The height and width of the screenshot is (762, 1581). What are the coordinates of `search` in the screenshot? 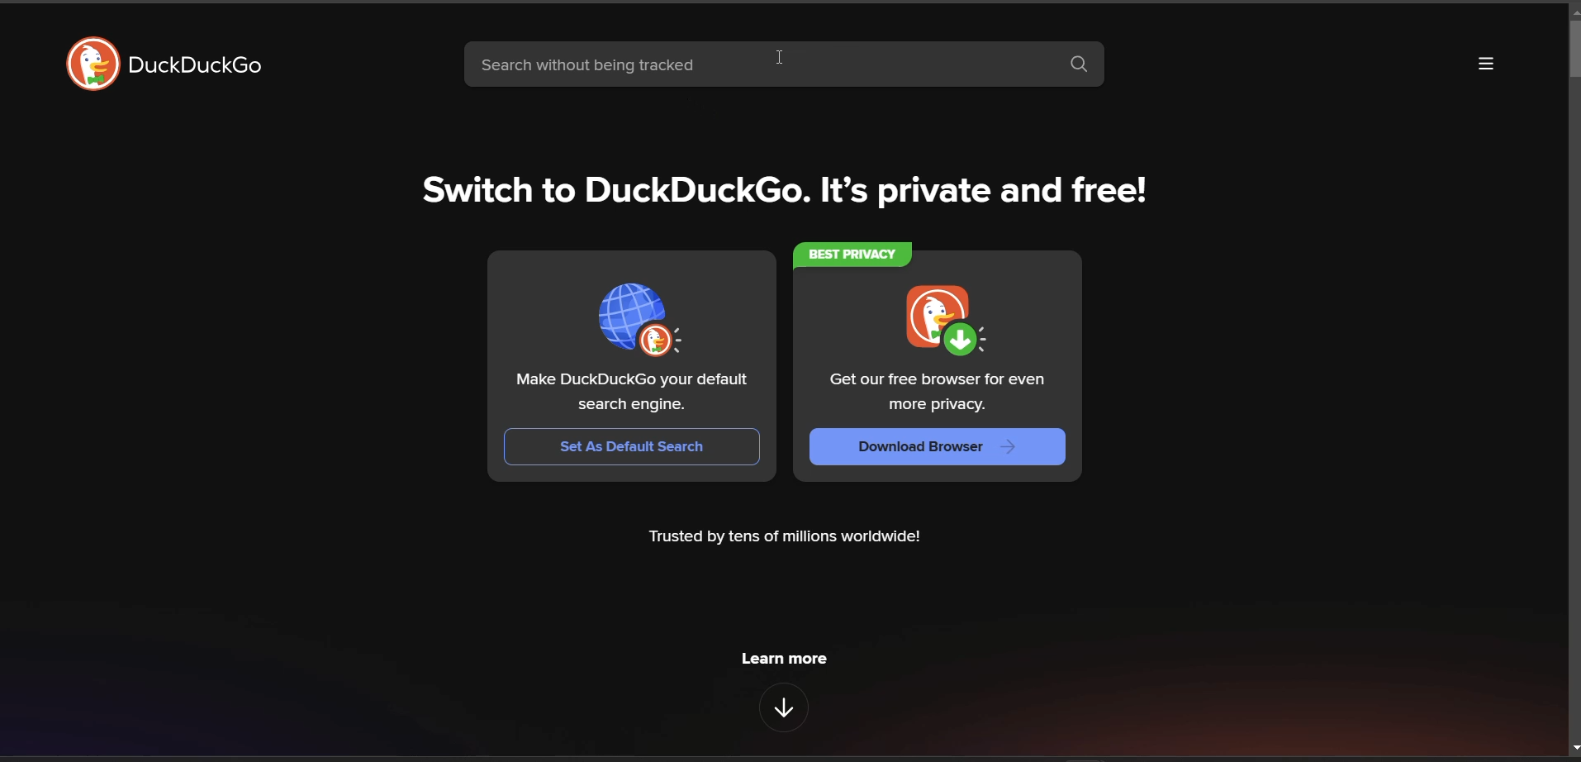 It's located at (1076, 64).